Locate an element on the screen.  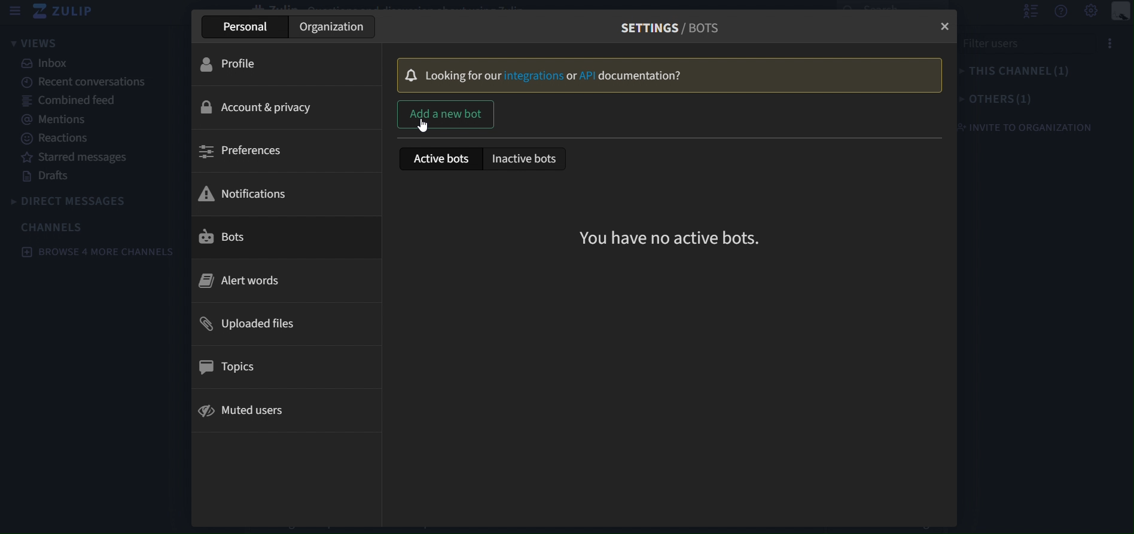
add a new bot is located at coordinates (445, 115).